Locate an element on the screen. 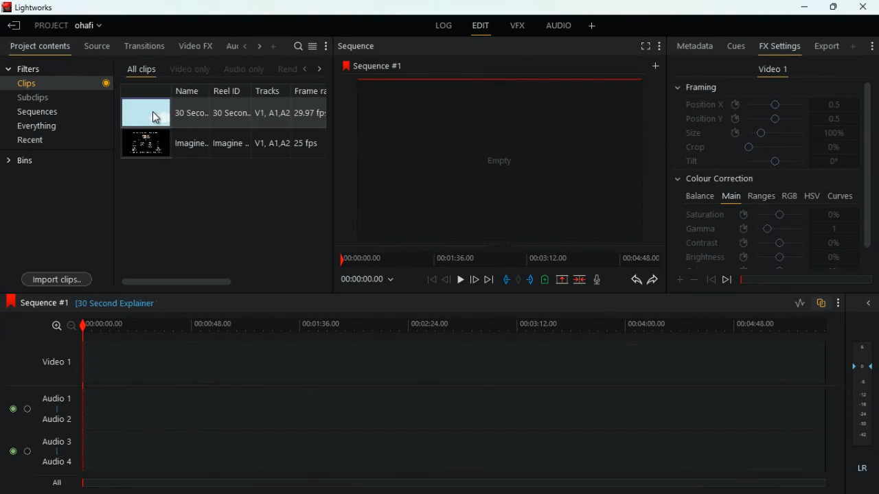 The image size is (879, 494). front is located at coordinates (475, 279).